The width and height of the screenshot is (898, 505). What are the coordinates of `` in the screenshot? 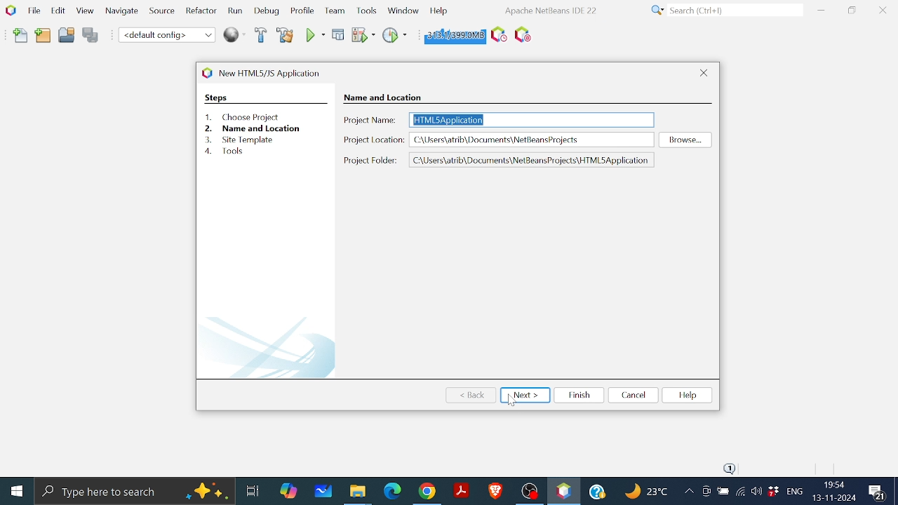 It's located at (756, 490).